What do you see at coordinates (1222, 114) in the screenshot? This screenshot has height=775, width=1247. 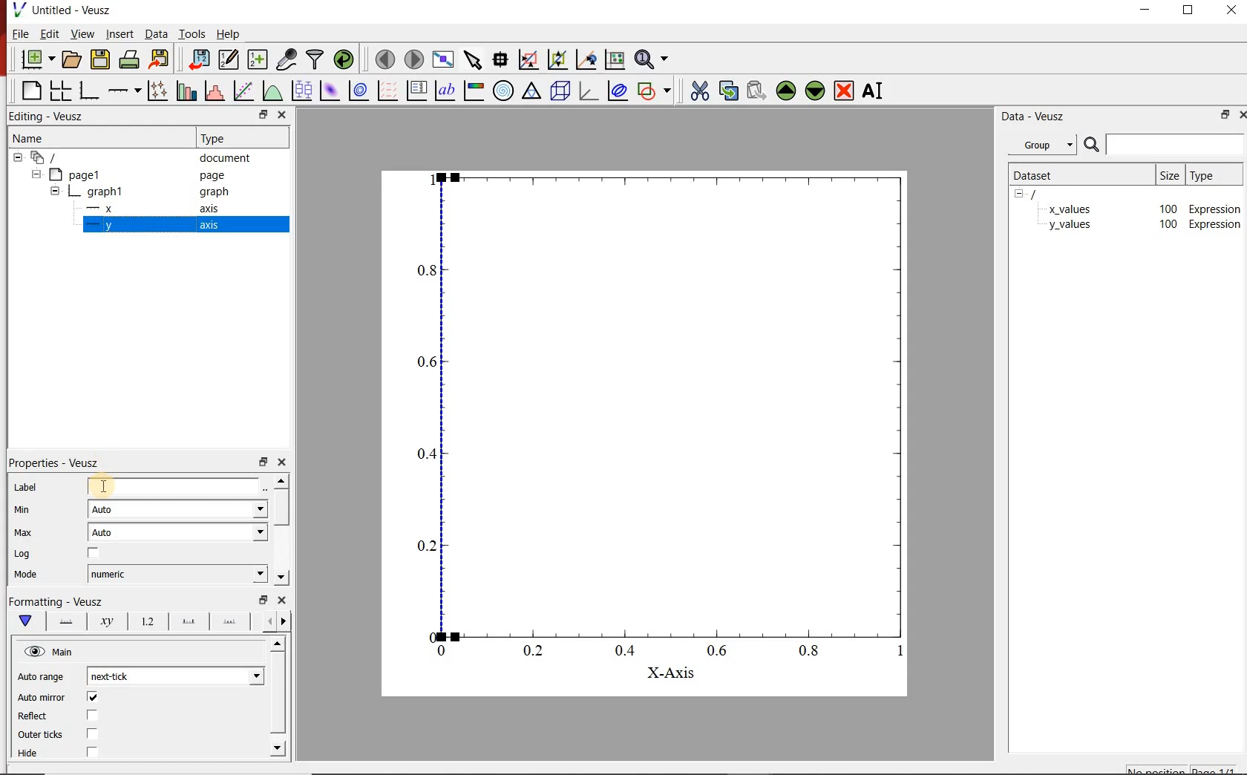 I see `restore down` at bounding box center [1222, 114].